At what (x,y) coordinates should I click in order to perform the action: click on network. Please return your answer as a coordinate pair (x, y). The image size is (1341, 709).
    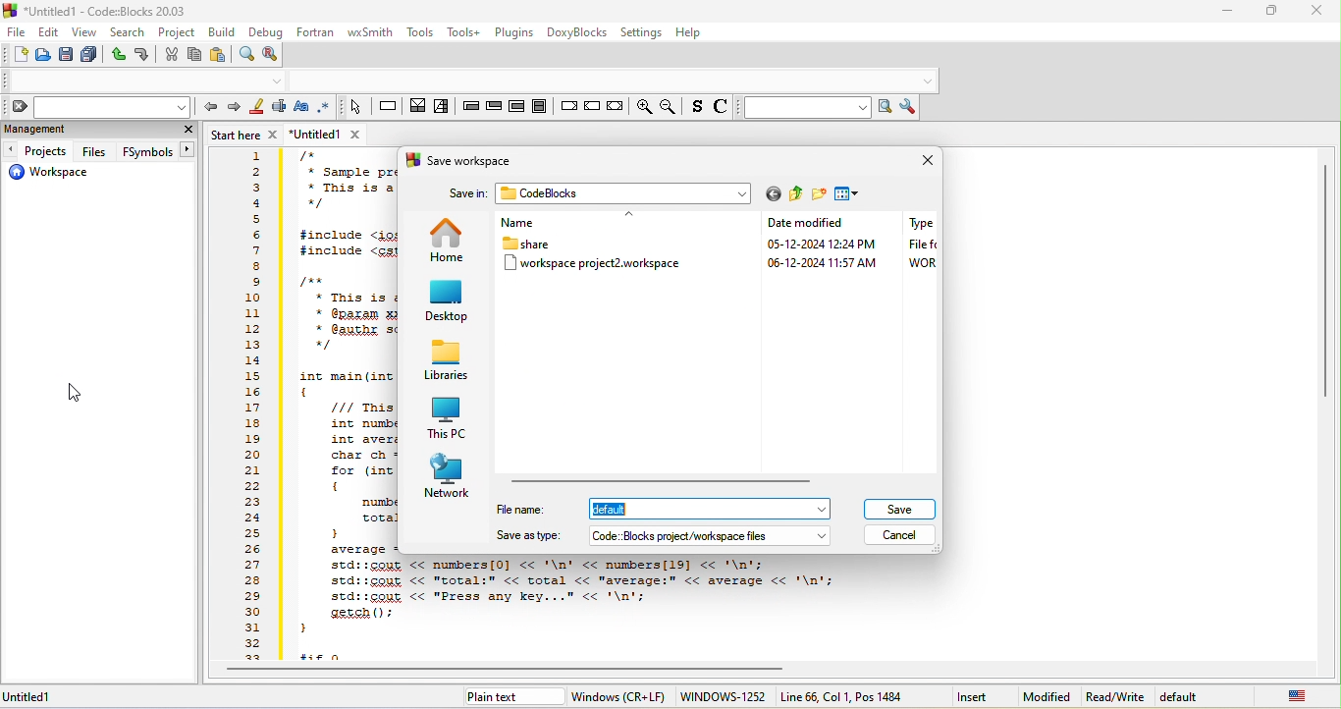
    Looking at the image, I should click on (449, 477).